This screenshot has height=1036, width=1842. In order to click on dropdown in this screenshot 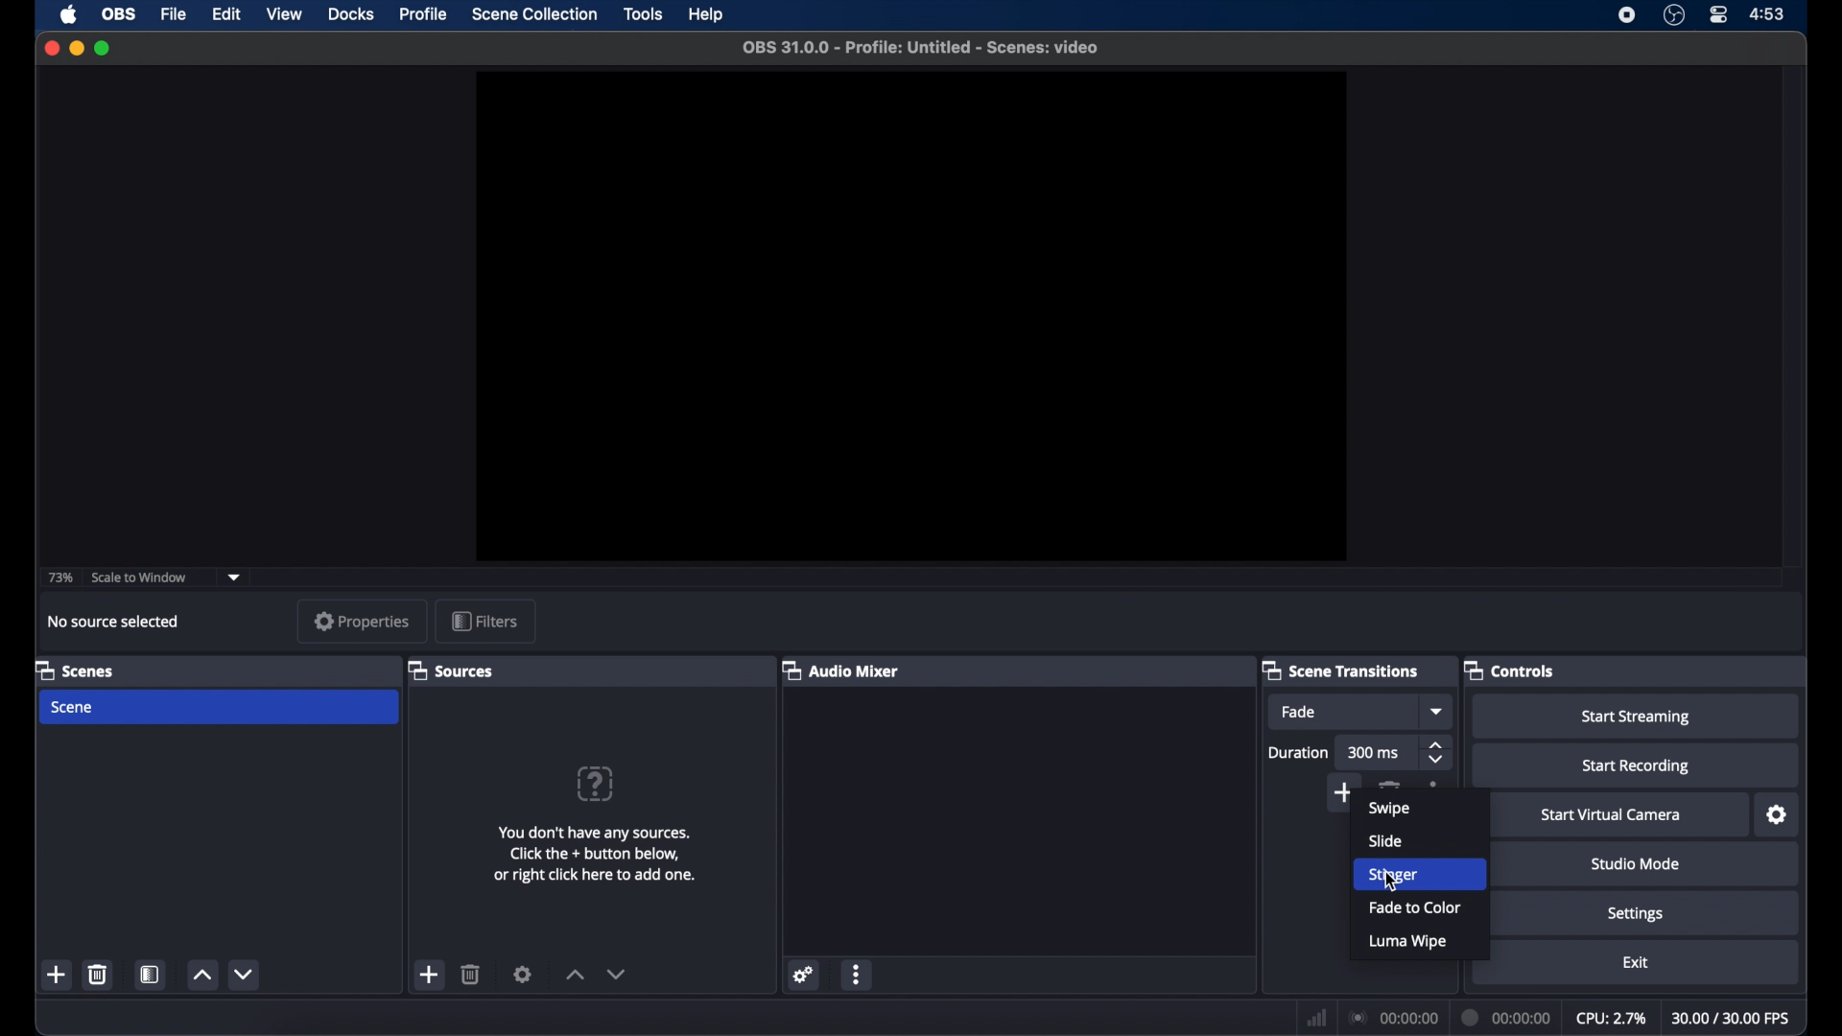, I will do `click(1438, 711)`.